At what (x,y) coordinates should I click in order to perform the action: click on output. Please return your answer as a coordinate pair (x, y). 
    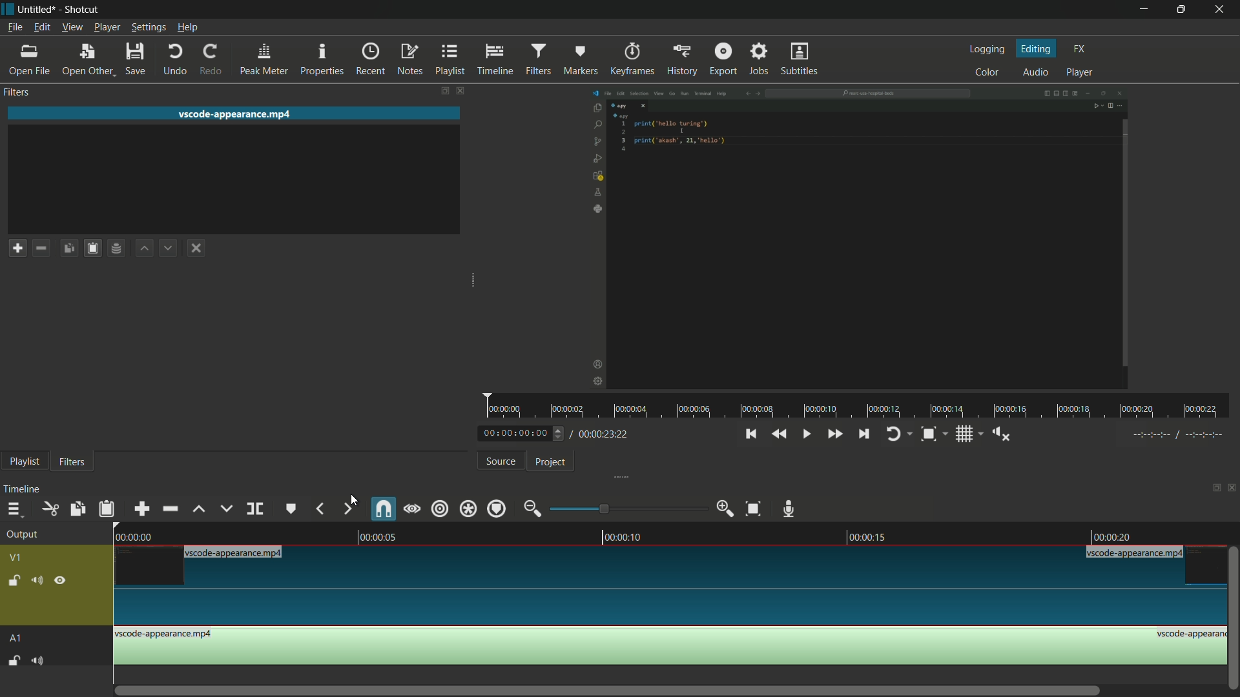
    Looking at the image, I should click on (22, 535).